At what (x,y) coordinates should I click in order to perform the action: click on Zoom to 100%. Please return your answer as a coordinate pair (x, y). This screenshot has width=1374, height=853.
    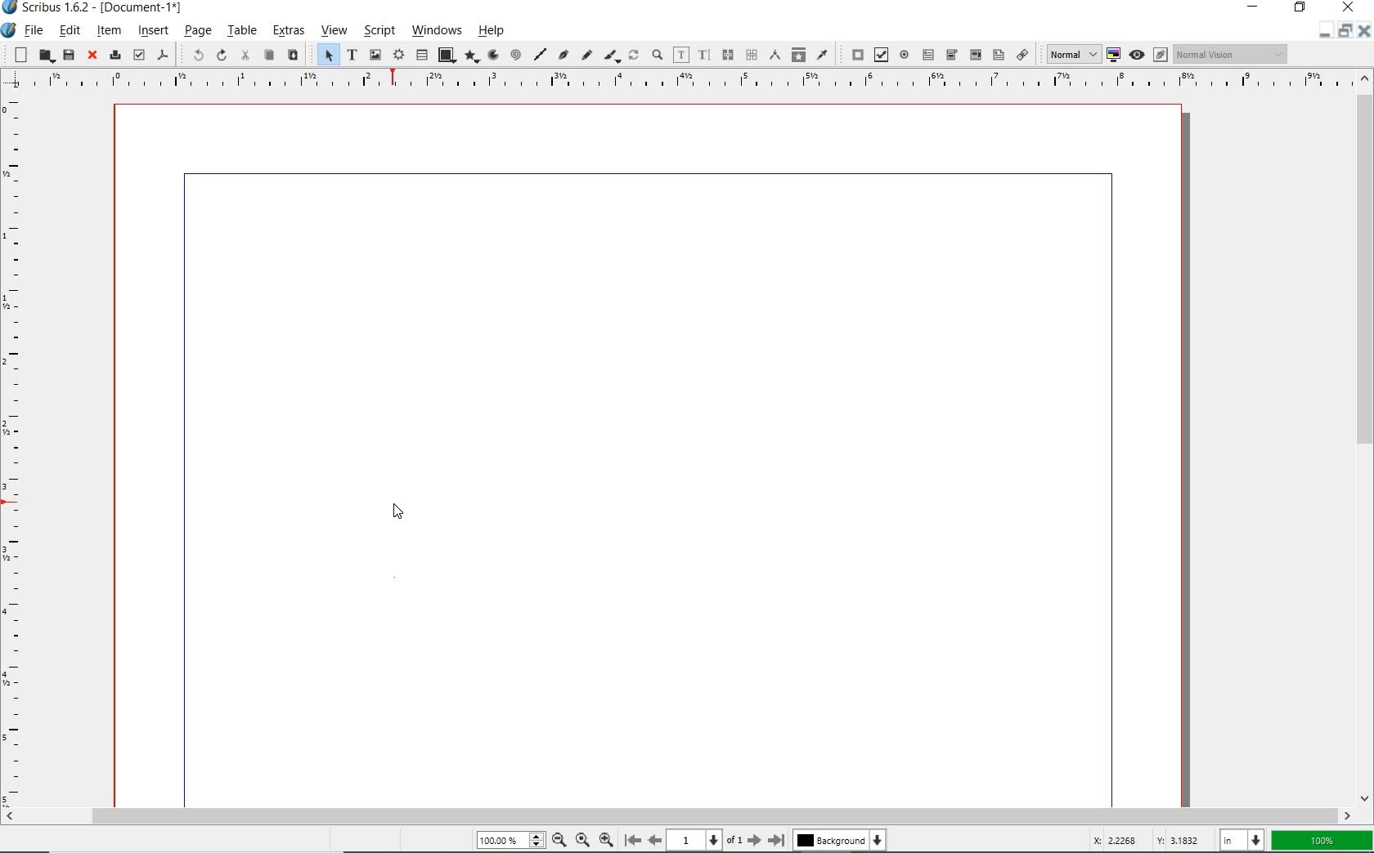
    Looking at the image, I should click on (581, 839).